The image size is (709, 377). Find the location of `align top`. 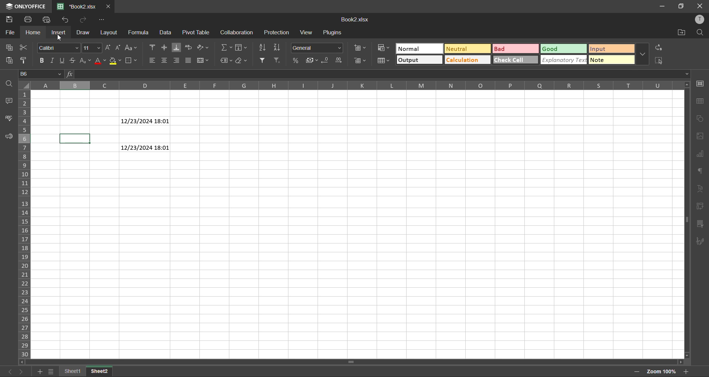

align top is located at coordinates (154, 48).